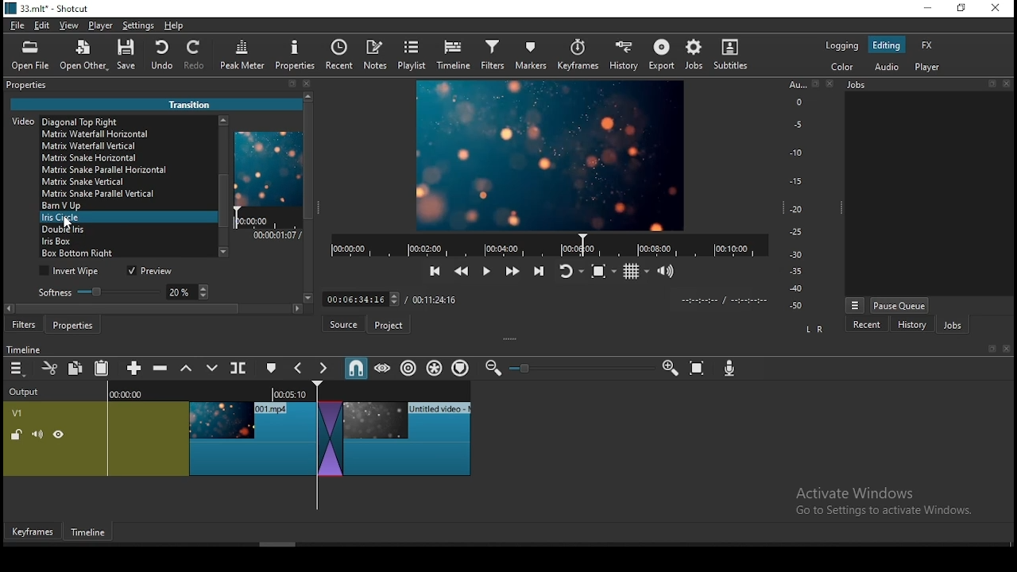  I want to click on properties, so click(76, 325).